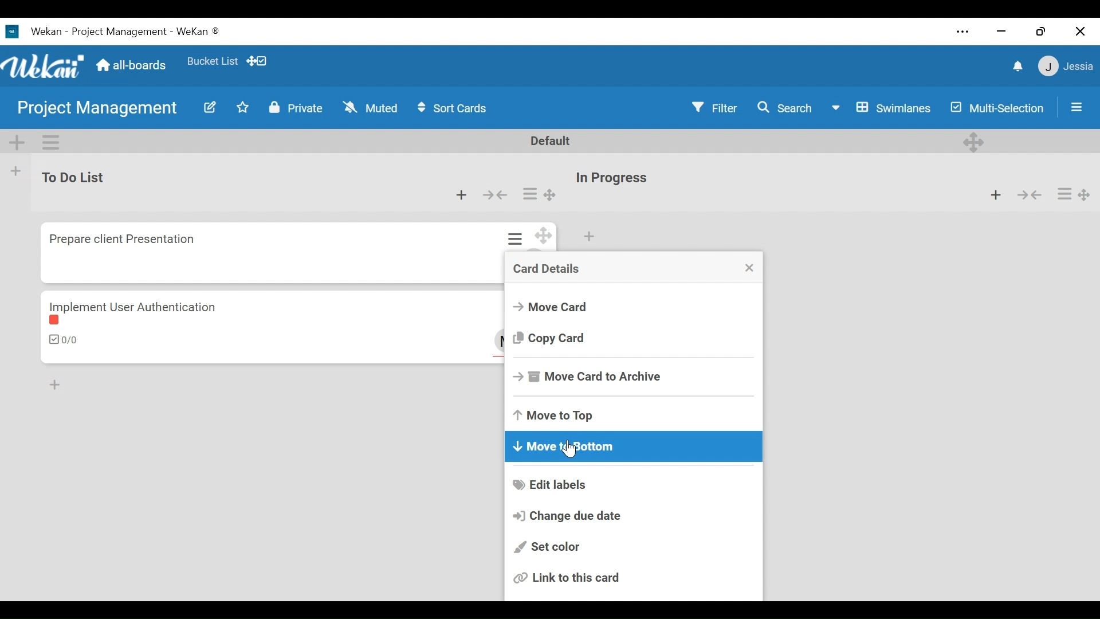  I want to click on close, so click(1082, 32).